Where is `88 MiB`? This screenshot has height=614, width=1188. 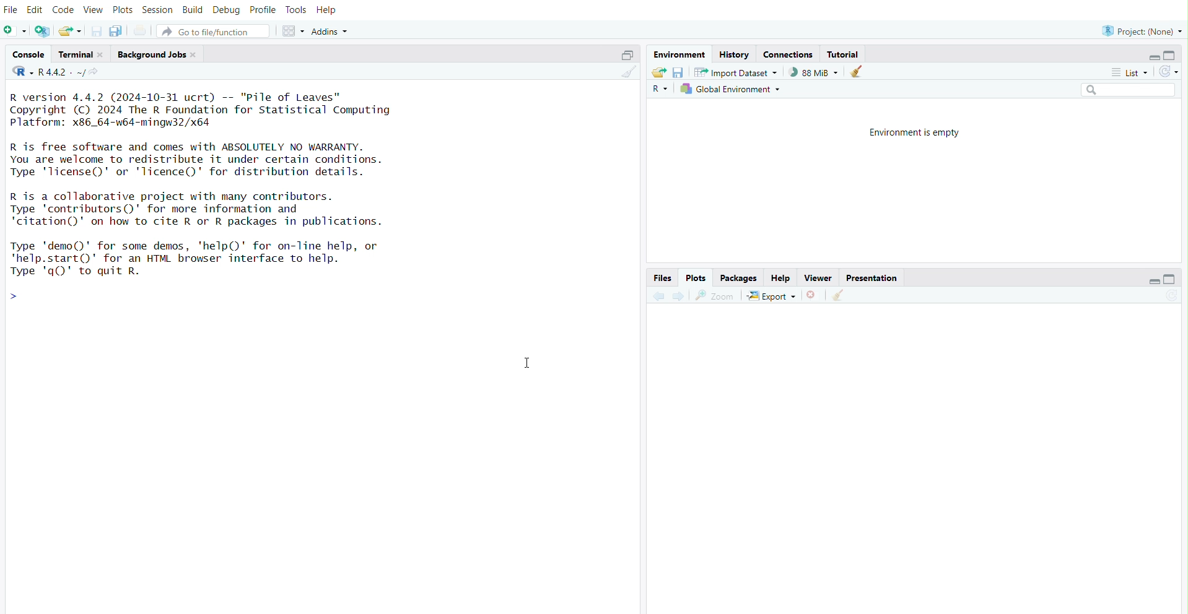 88 MiB is located at coordinates (813, 72).